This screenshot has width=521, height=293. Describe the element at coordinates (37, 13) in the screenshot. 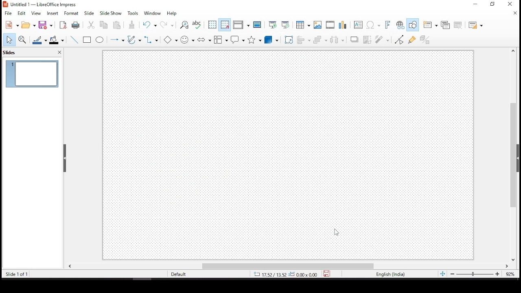

I see `view` at that location.